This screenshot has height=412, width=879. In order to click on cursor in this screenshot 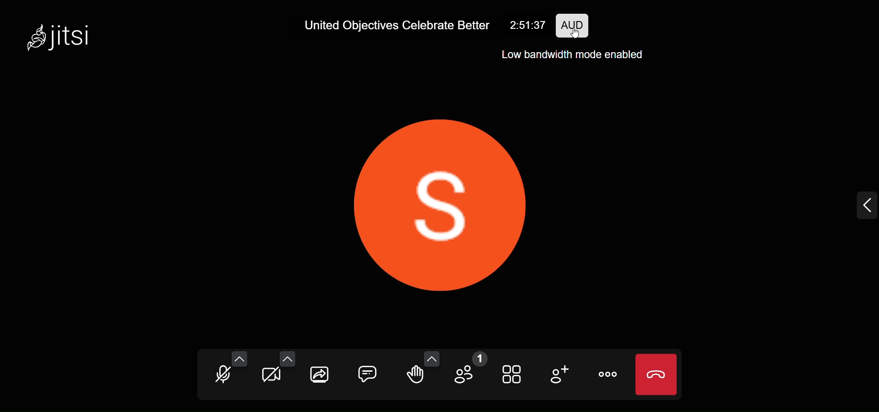, I will do `click(578, 37)`.